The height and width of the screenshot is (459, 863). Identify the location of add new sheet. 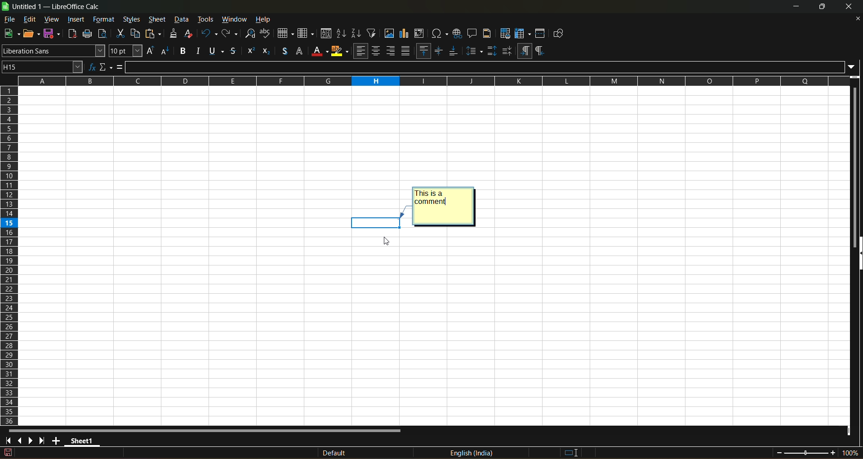
(57, 440).